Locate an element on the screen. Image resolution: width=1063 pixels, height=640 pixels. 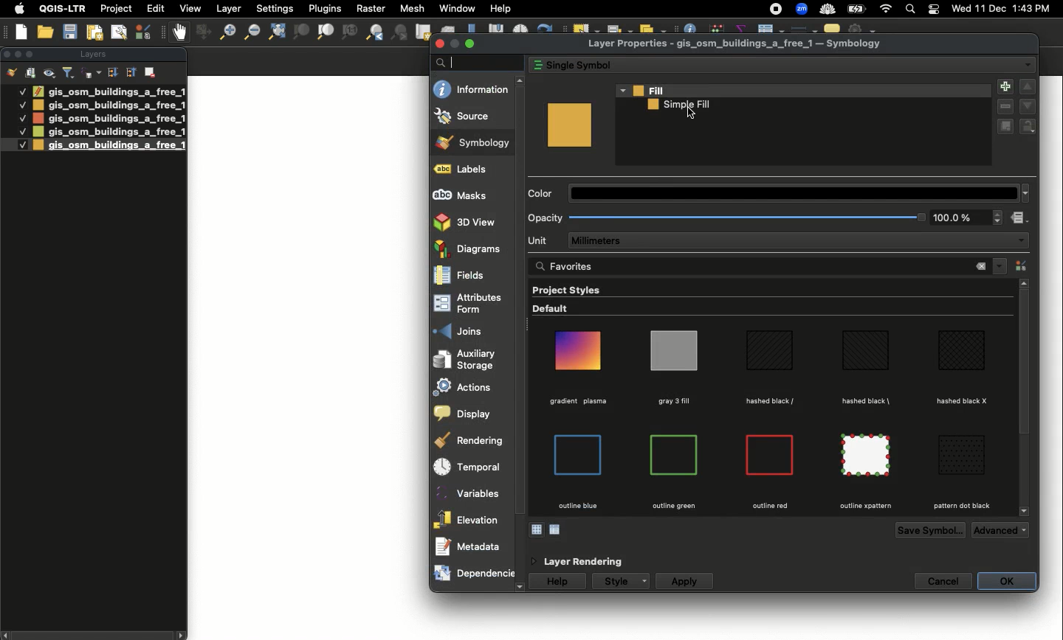
Remove is located at coordinates (151, 71).